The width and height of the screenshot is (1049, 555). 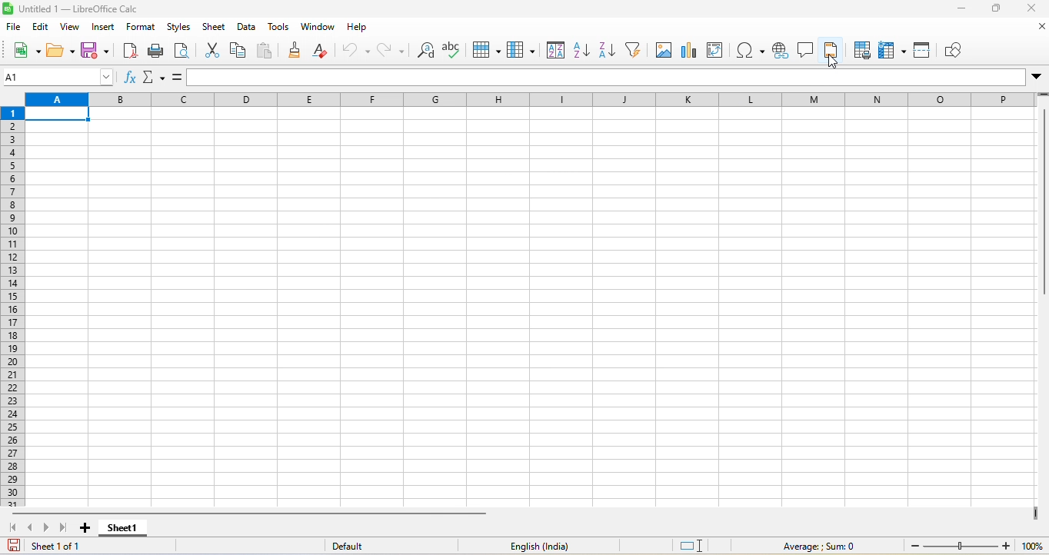 I want to click on cursor, so click(x=834, y=61).